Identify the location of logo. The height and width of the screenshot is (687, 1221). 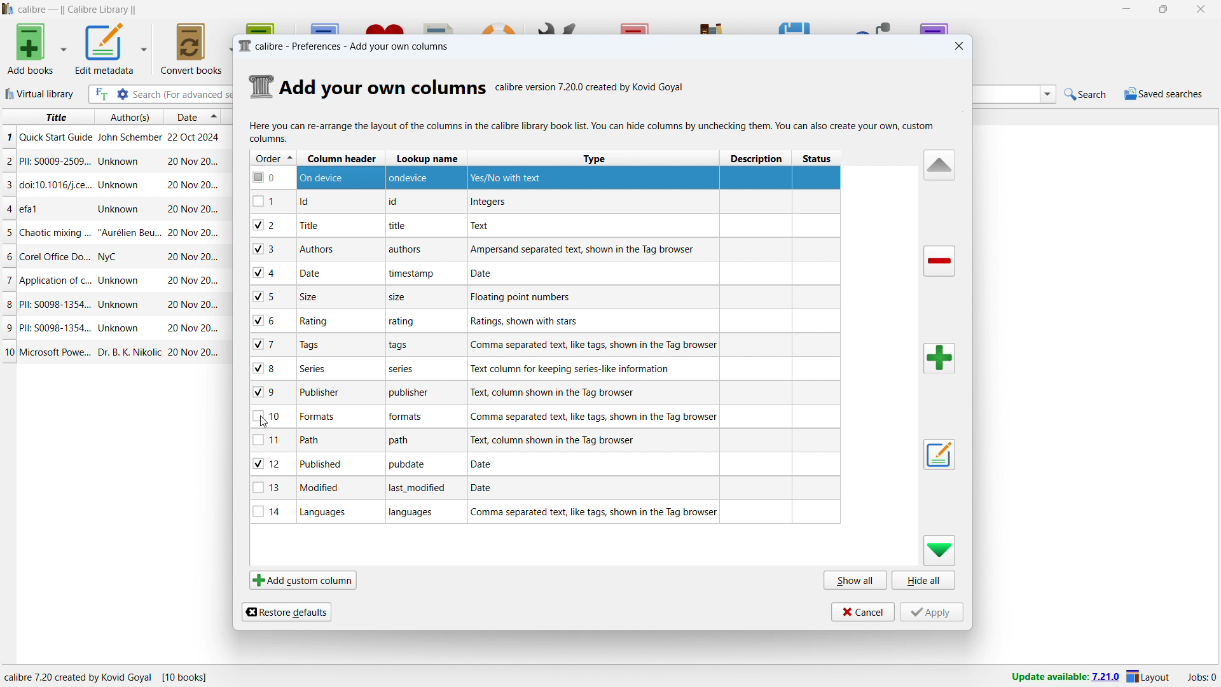
(8, 9).